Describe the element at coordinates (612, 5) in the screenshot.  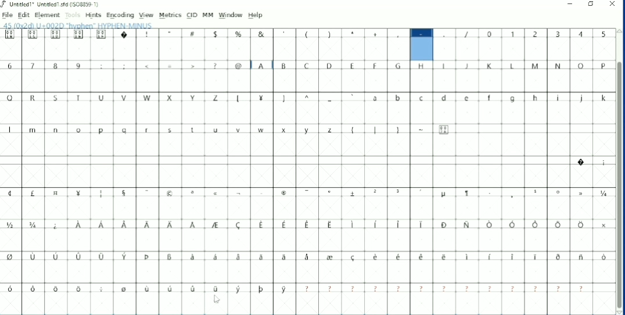
I see `Close` at that location.